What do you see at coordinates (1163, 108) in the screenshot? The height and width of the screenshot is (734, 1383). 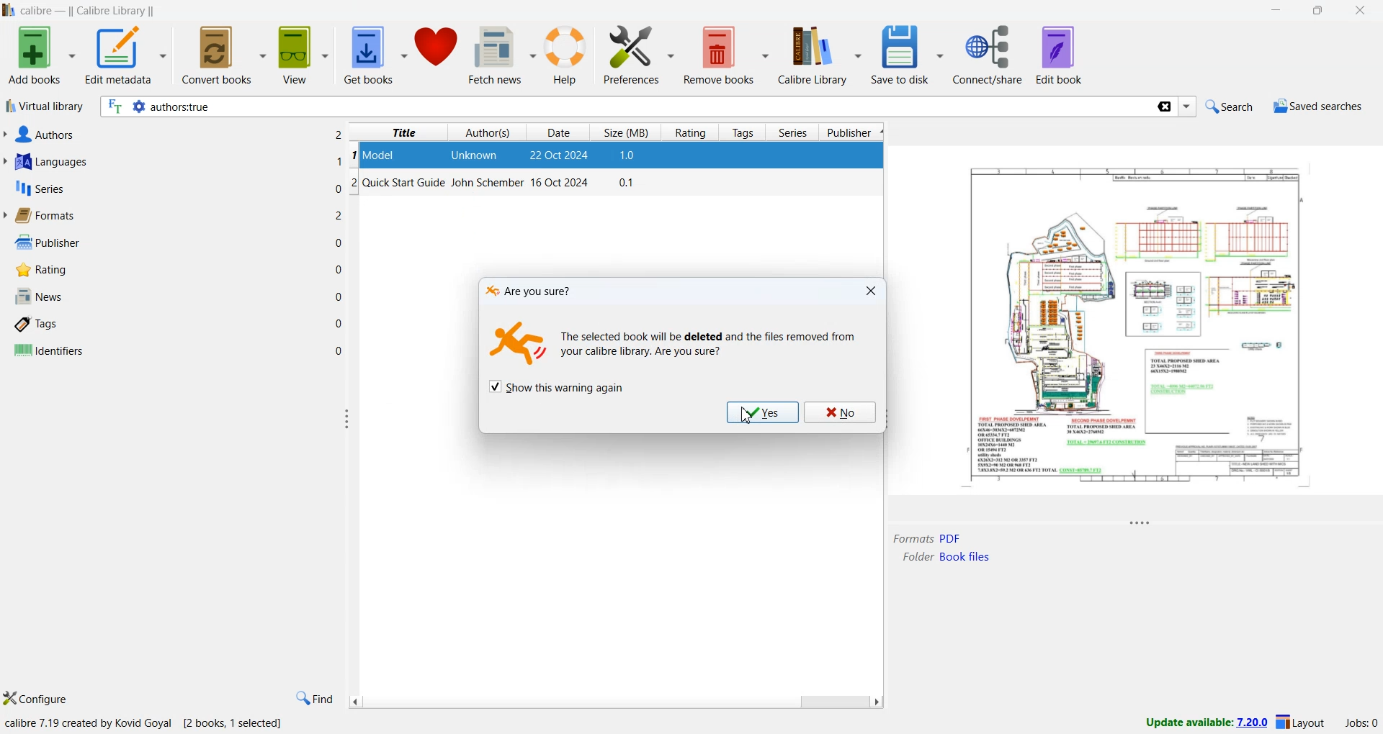 I see `clear search` at bounding box center [1163, 108].